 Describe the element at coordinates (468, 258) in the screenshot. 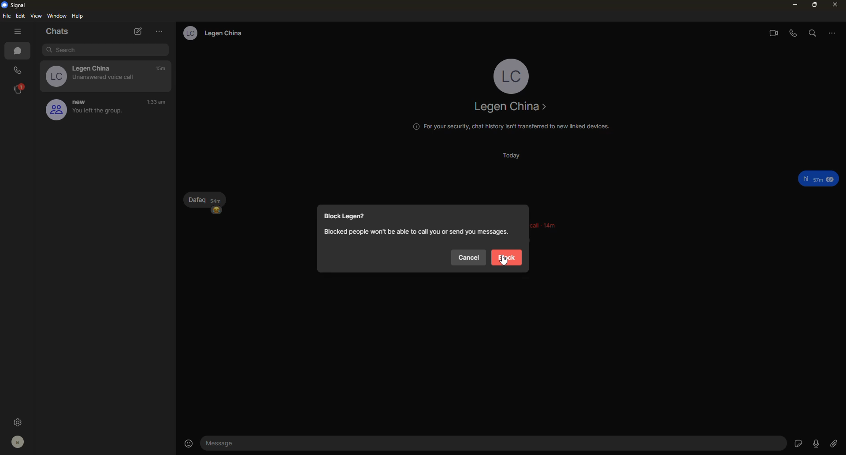

I see `cancel` at that location.